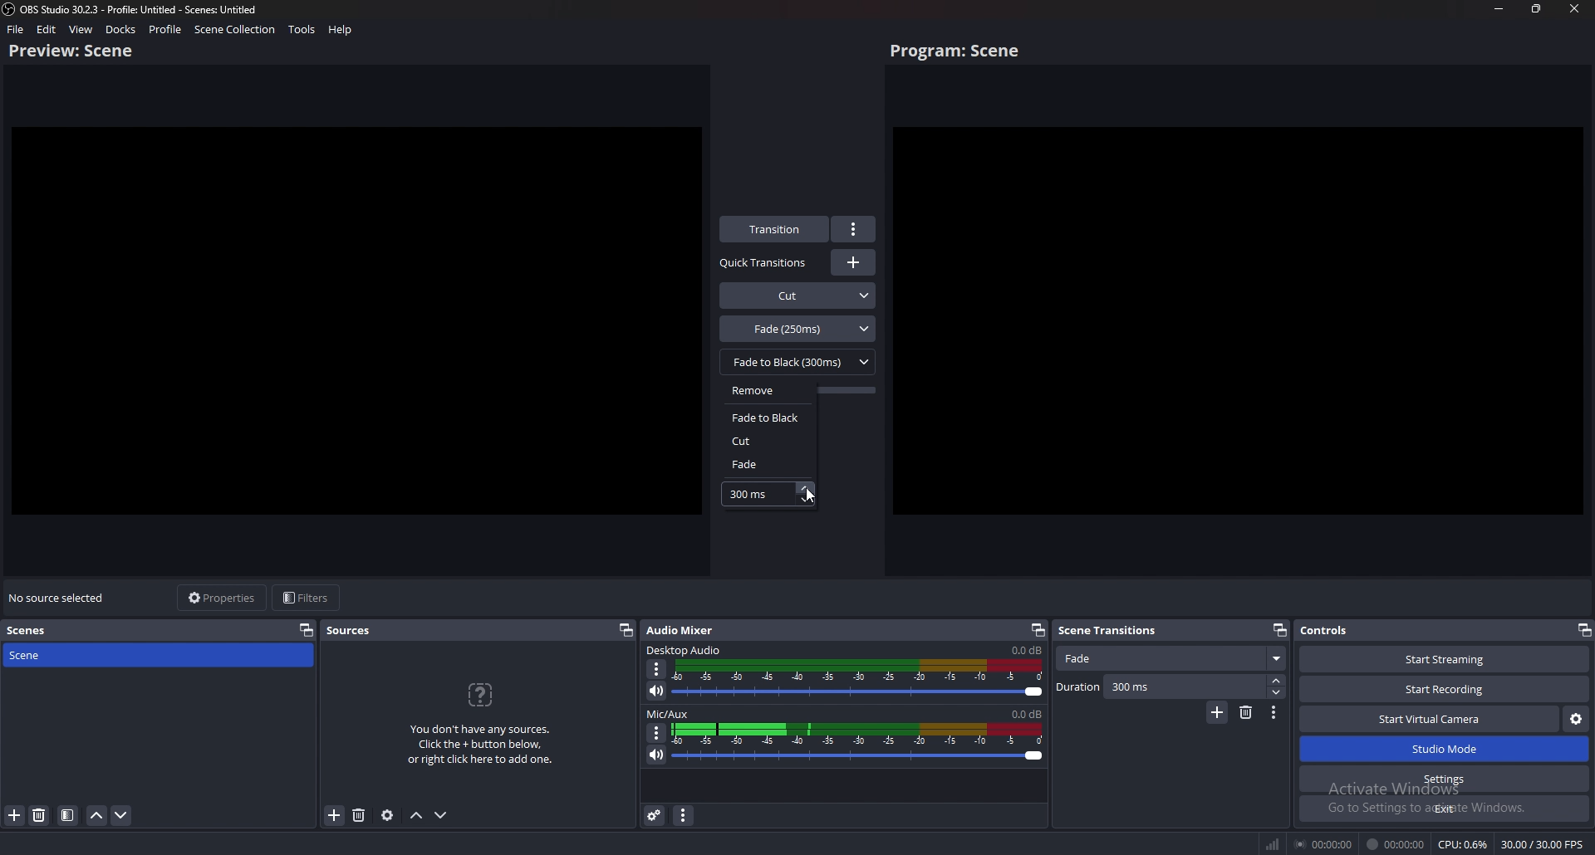 The height and width of the screenshot is (855, 1595). Describe the element at coordinates (1445, 750) in the screenshot. I see `Studio mode` at that location.